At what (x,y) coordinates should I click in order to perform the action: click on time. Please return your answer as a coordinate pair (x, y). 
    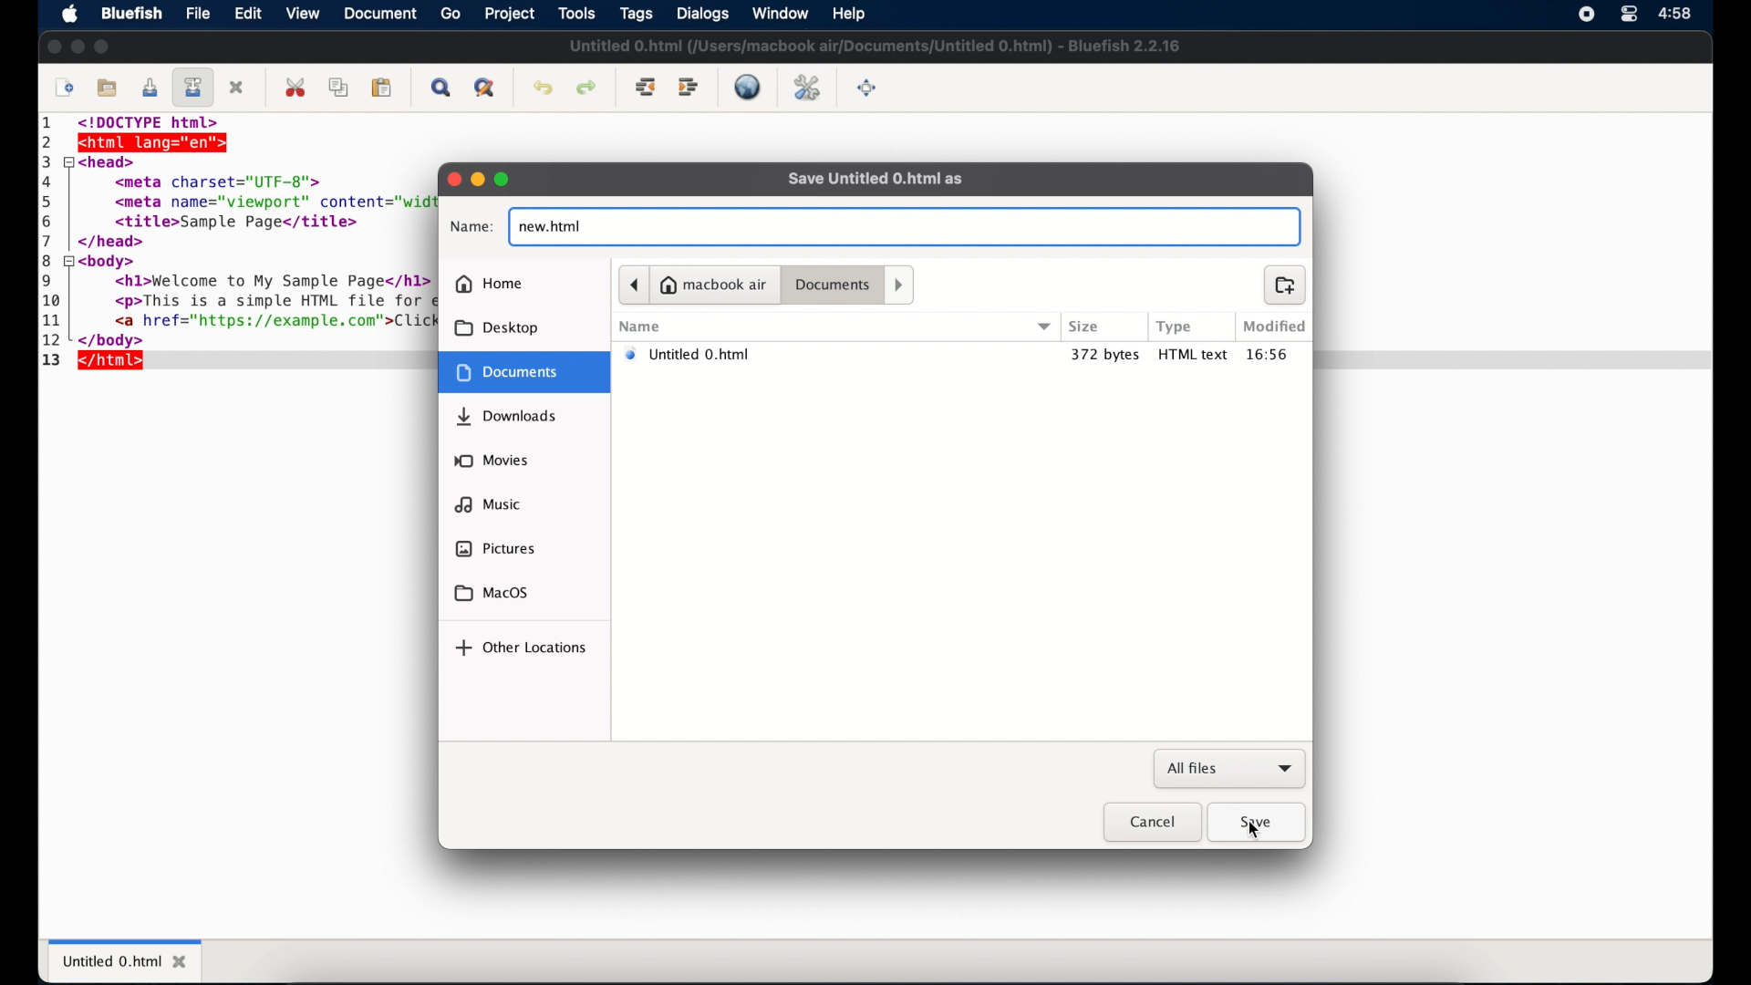
    Looking at the image, I should click on (1676, 14).